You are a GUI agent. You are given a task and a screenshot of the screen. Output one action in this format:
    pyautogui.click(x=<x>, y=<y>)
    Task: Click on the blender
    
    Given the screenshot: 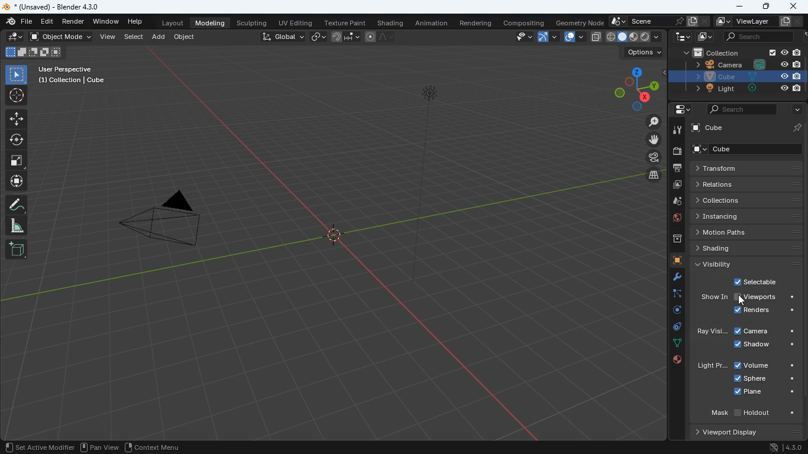 What is the action you would take?
    pyautogui.click(x=66, y=6)
    